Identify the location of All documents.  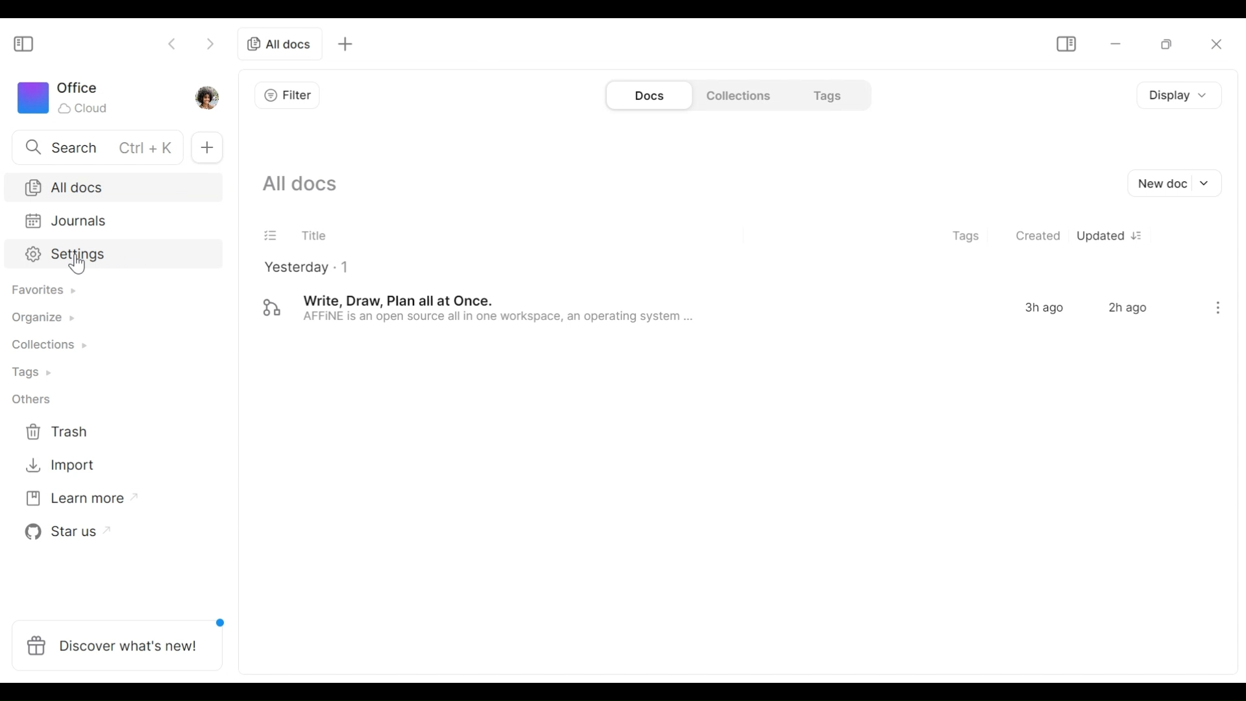
(275, 43).